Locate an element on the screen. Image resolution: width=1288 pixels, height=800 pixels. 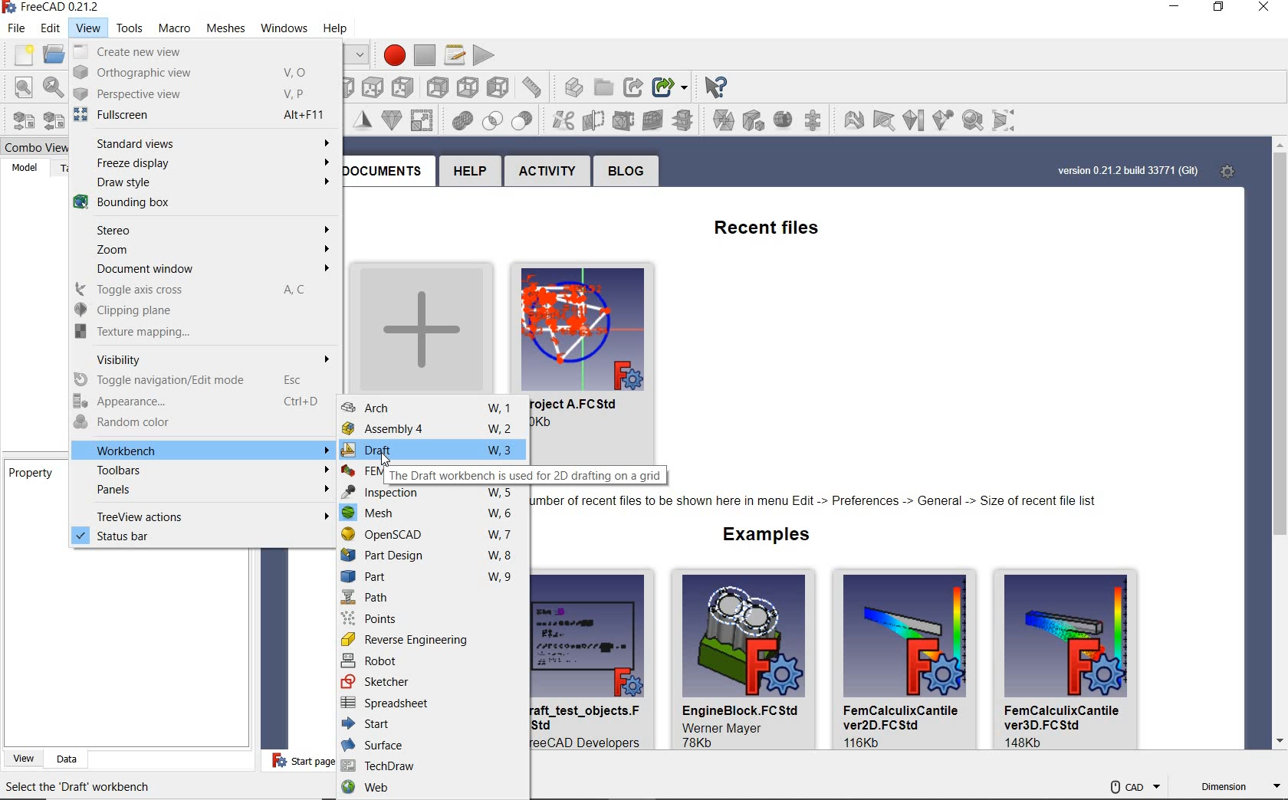
right is located at coordinates (372, 84).